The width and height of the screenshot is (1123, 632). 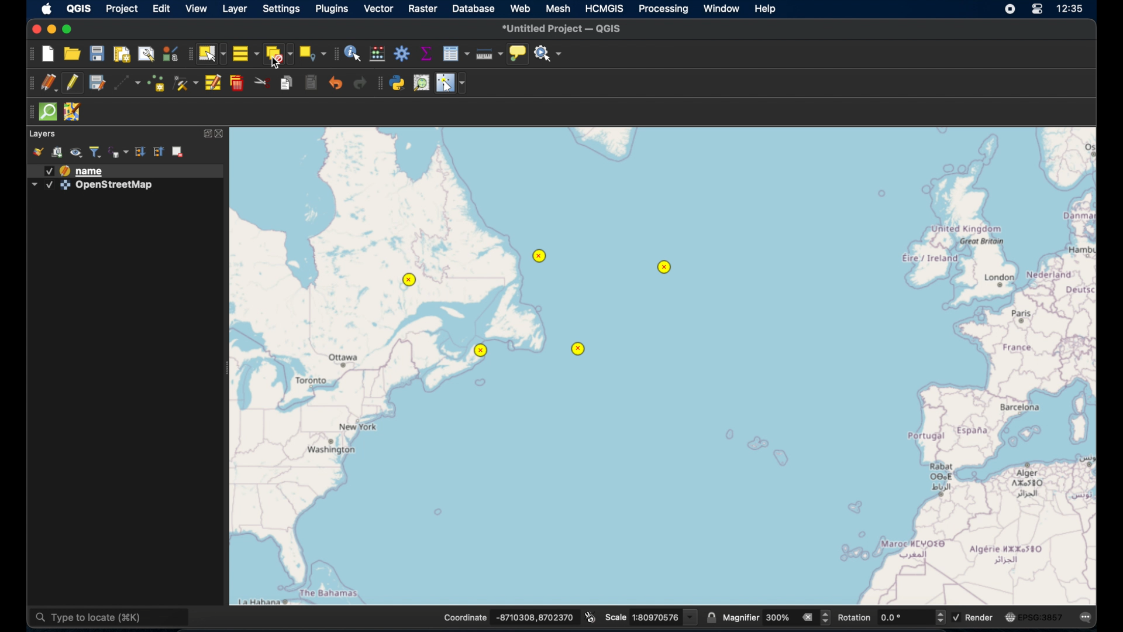 I want to click on vertex tool, so click(x=187, y=83).